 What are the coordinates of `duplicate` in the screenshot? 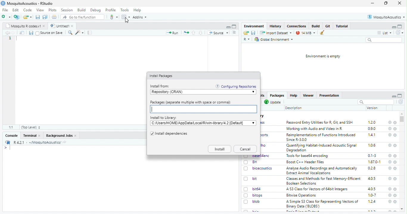 It's located at (45, 17).